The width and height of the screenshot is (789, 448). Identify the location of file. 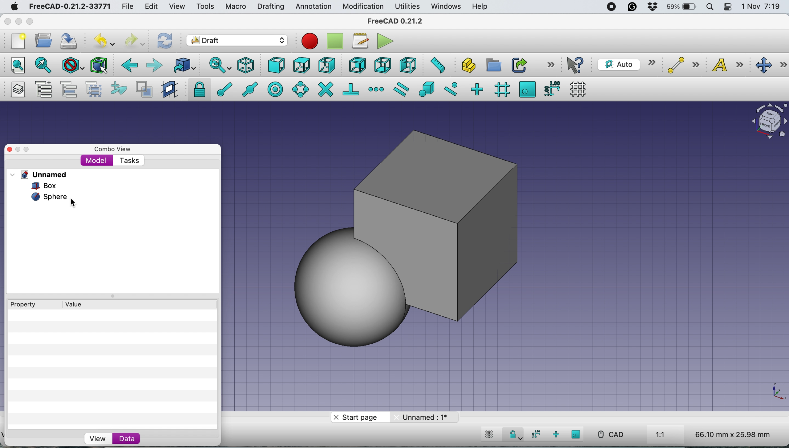
(127, 7).